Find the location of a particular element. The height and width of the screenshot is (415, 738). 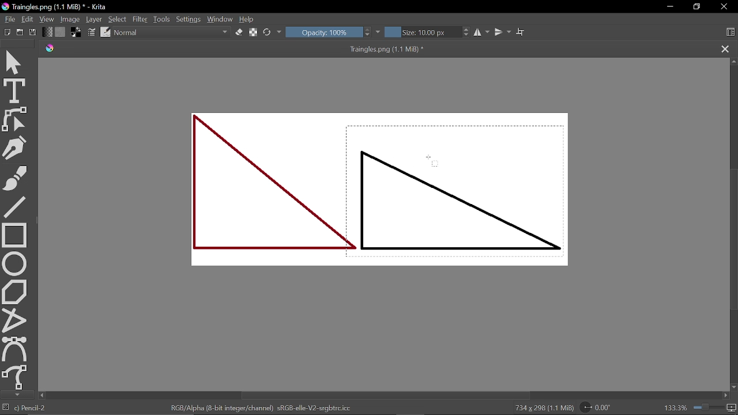

No selection is located at coordinates (7, 408).